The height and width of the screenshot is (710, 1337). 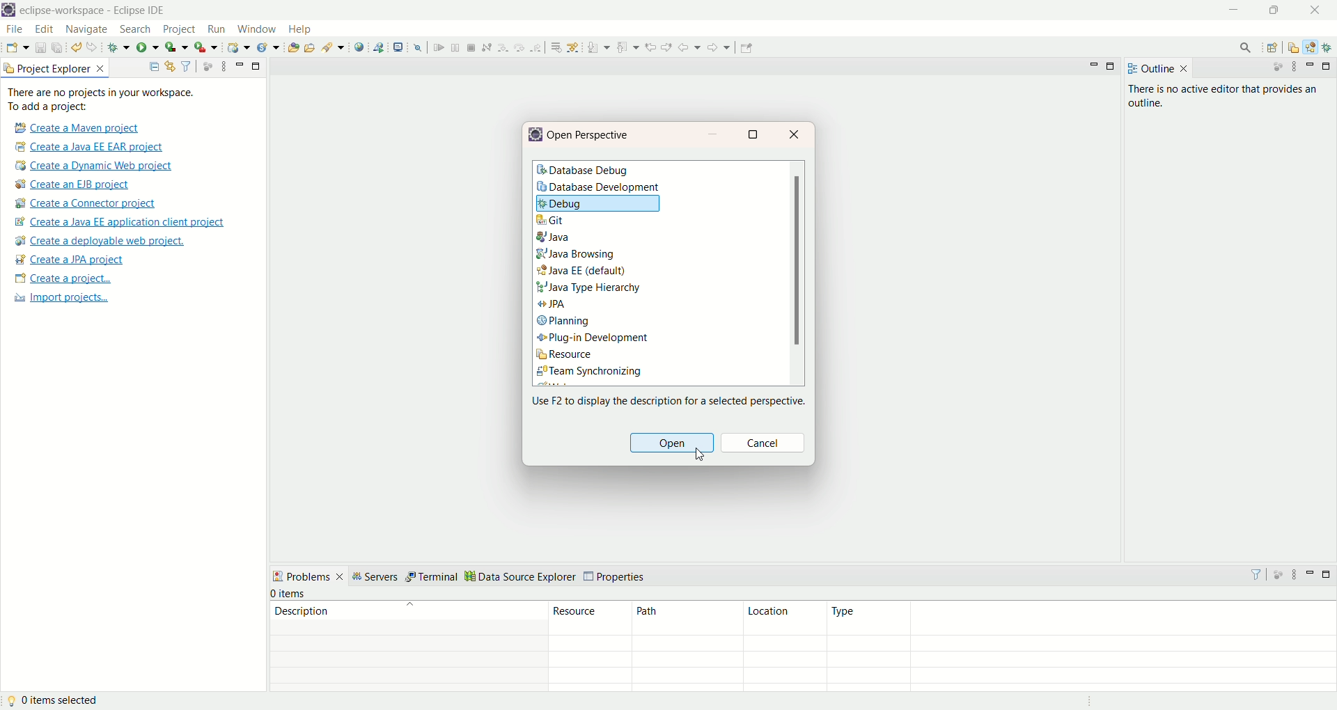 What do you see at coordinates (502, 47) in the screenshot?
I see `step into` at bounding box center [502, 47].